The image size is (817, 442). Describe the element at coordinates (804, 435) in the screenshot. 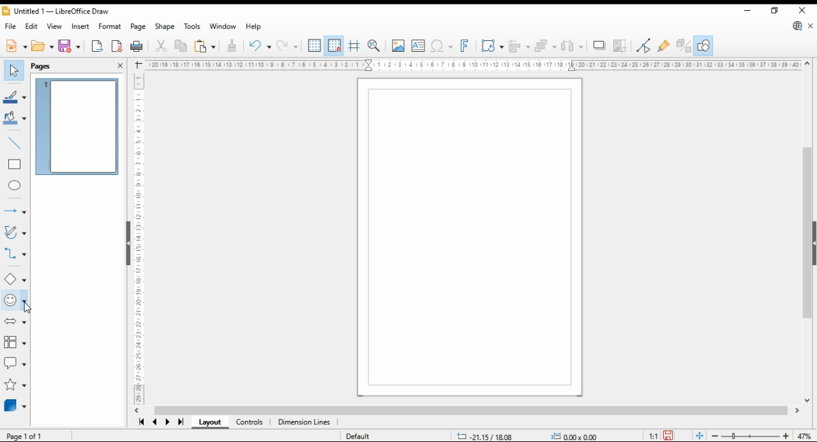

I see `zoom factor` at that location.